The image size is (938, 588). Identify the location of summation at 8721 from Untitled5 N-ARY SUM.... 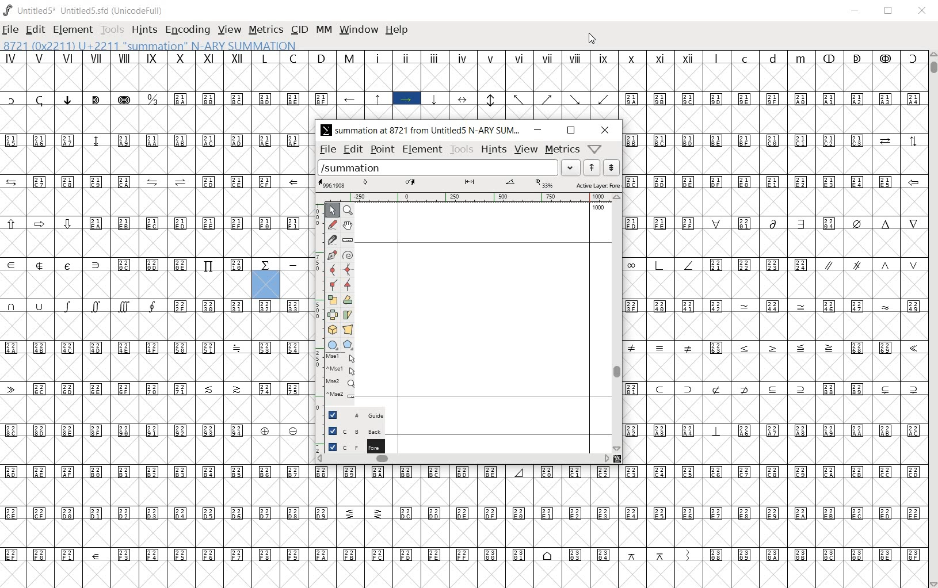
(421, 130).